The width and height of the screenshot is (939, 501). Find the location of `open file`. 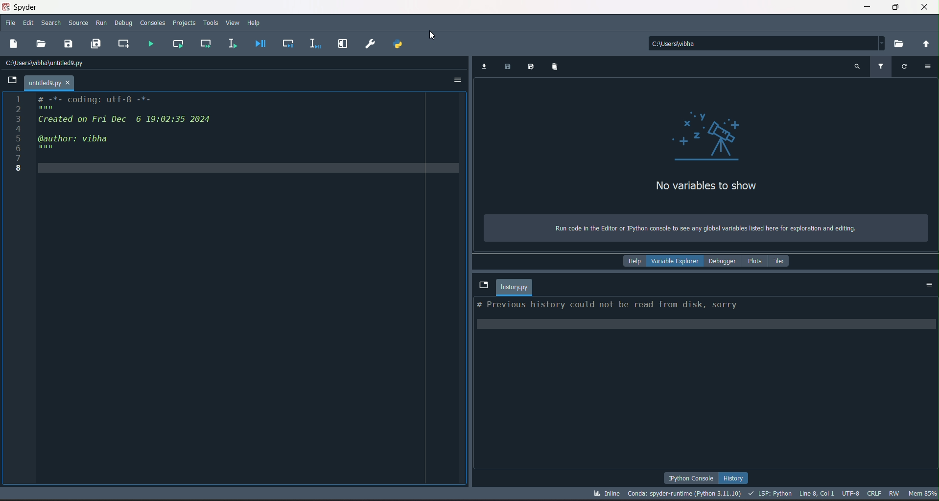

open file is located at coordinates (40, 45).